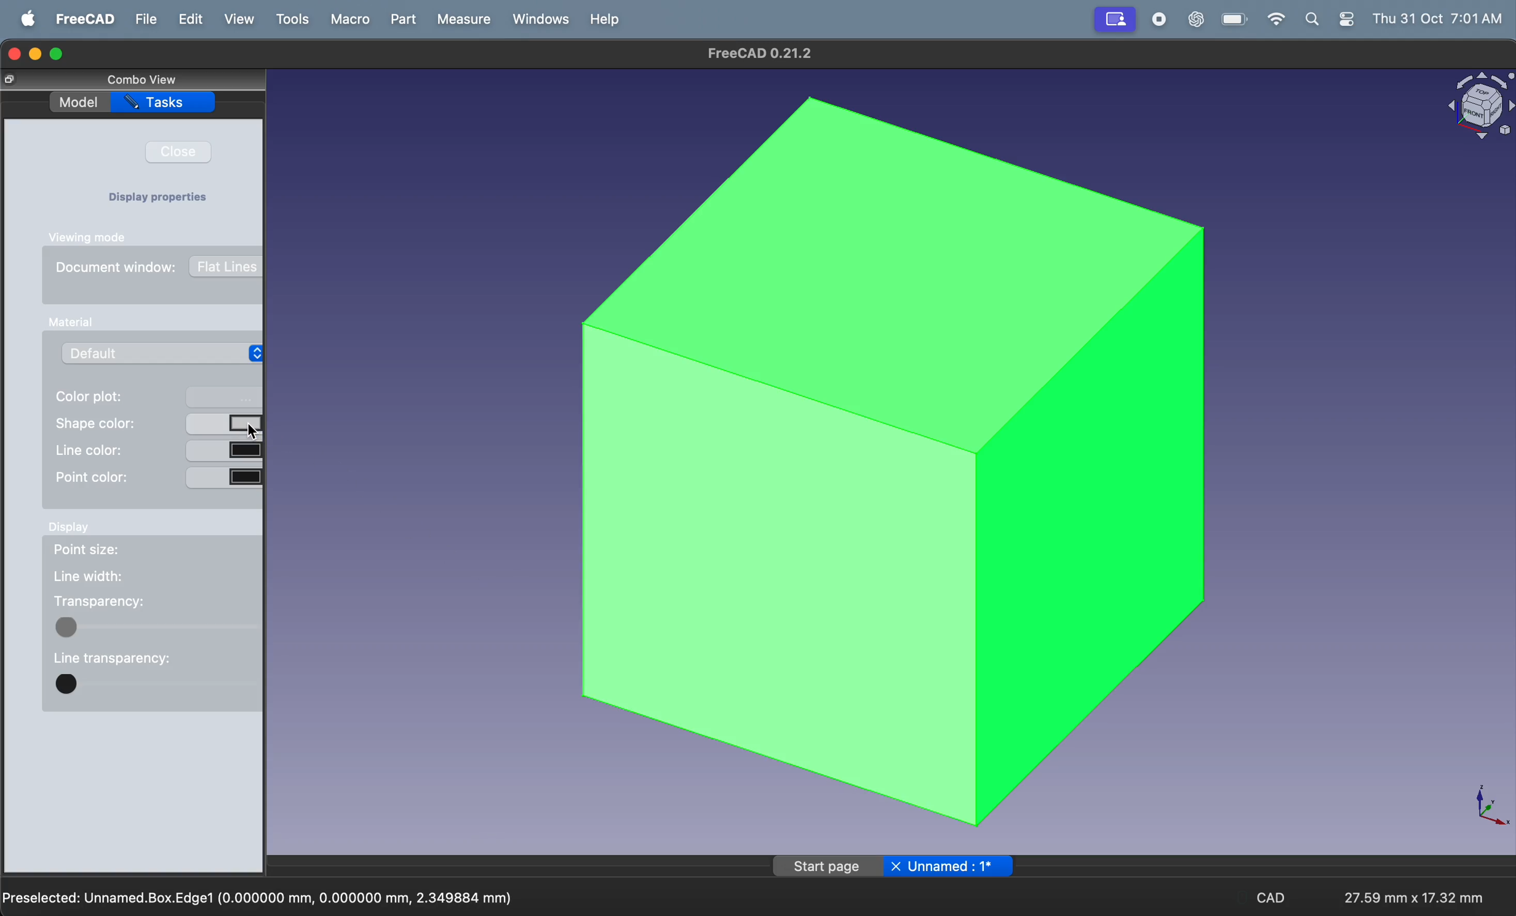  I want to click on close, so click(185, 152).